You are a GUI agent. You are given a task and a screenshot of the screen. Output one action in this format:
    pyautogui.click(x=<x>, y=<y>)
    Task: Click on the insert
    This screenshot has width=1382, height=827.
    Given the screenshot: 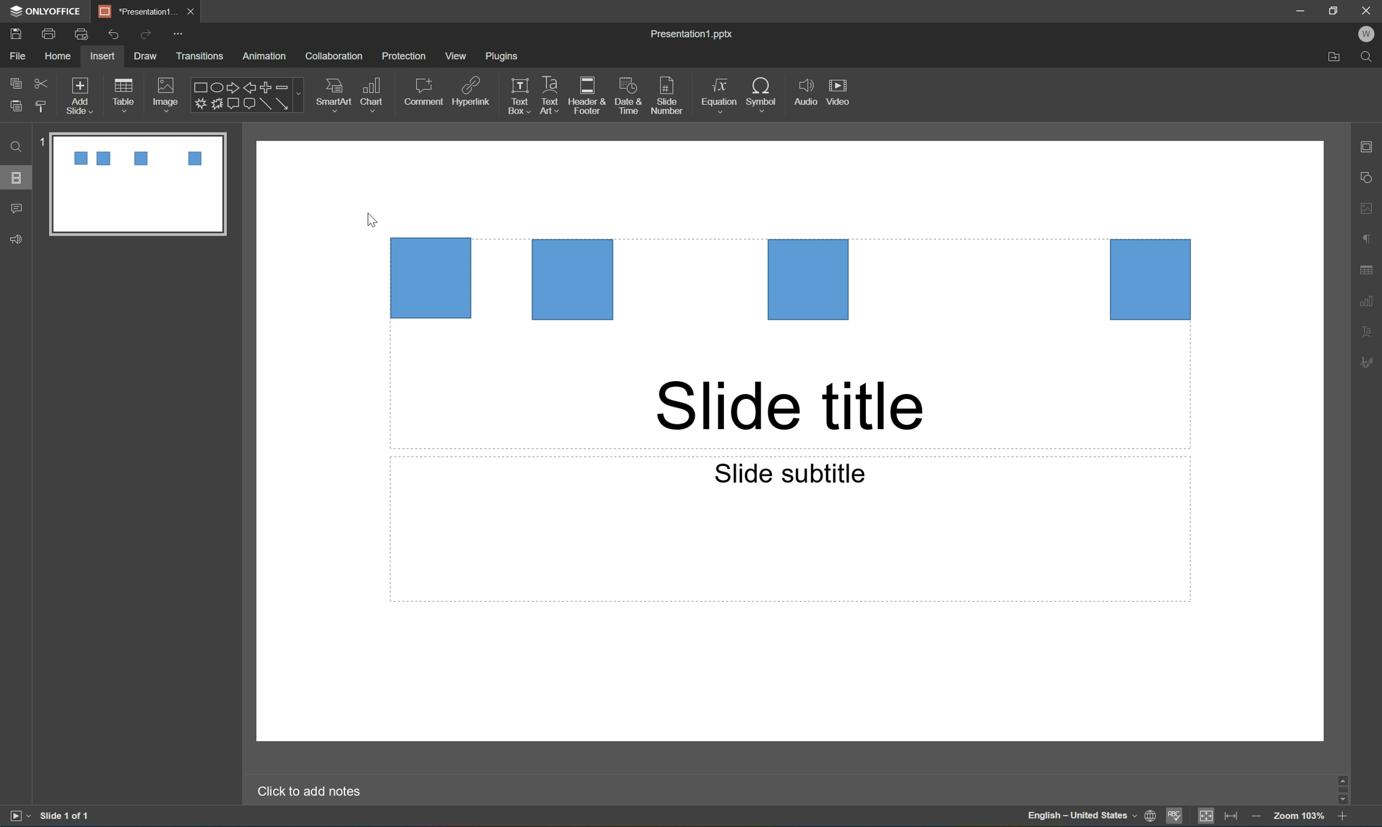 What is the action you would take?
    pyautogui.click(x=104, y=56)
    